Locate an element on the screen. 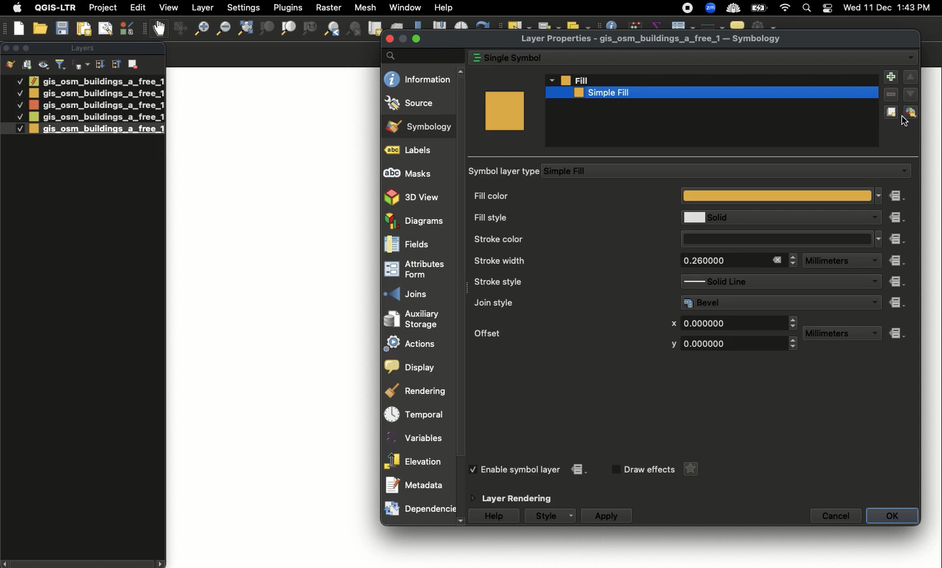 The width and height of the screenshot is (942, 568).  is located at coordinates (580, 469).